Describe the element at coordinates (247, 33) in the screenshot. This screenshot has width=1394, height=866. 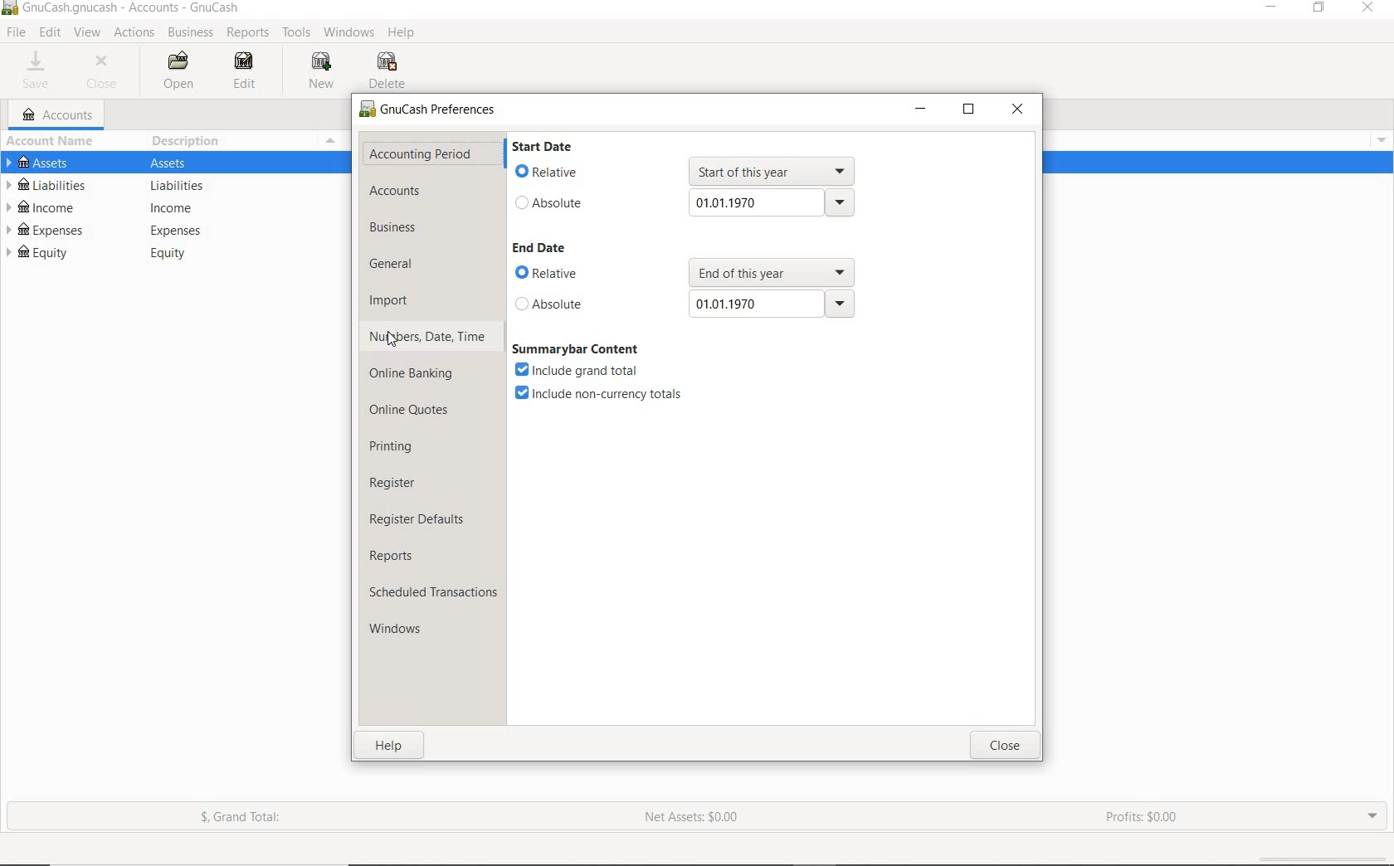
I see `REPORTS` at that location.